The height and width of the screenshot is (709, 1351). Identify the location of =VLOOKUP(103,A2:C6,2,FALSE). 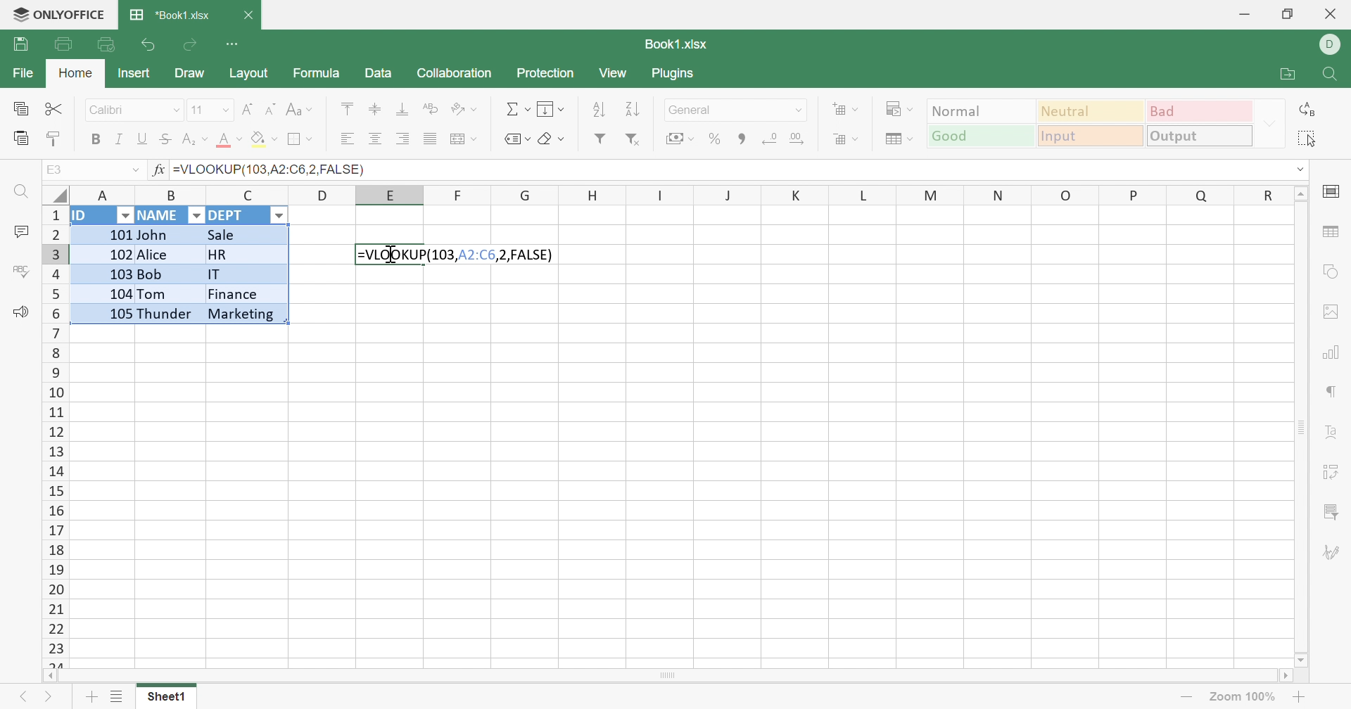
(269, 170).